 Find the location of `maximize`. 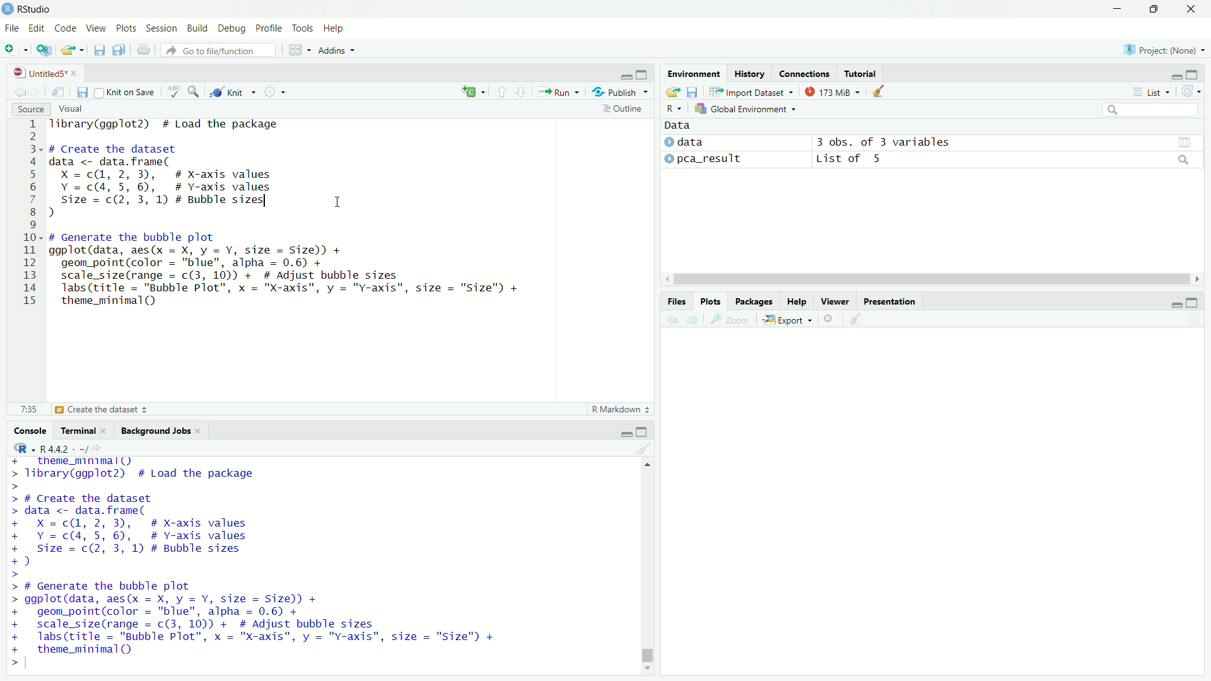

maximize is located at coordinates (642, 431).